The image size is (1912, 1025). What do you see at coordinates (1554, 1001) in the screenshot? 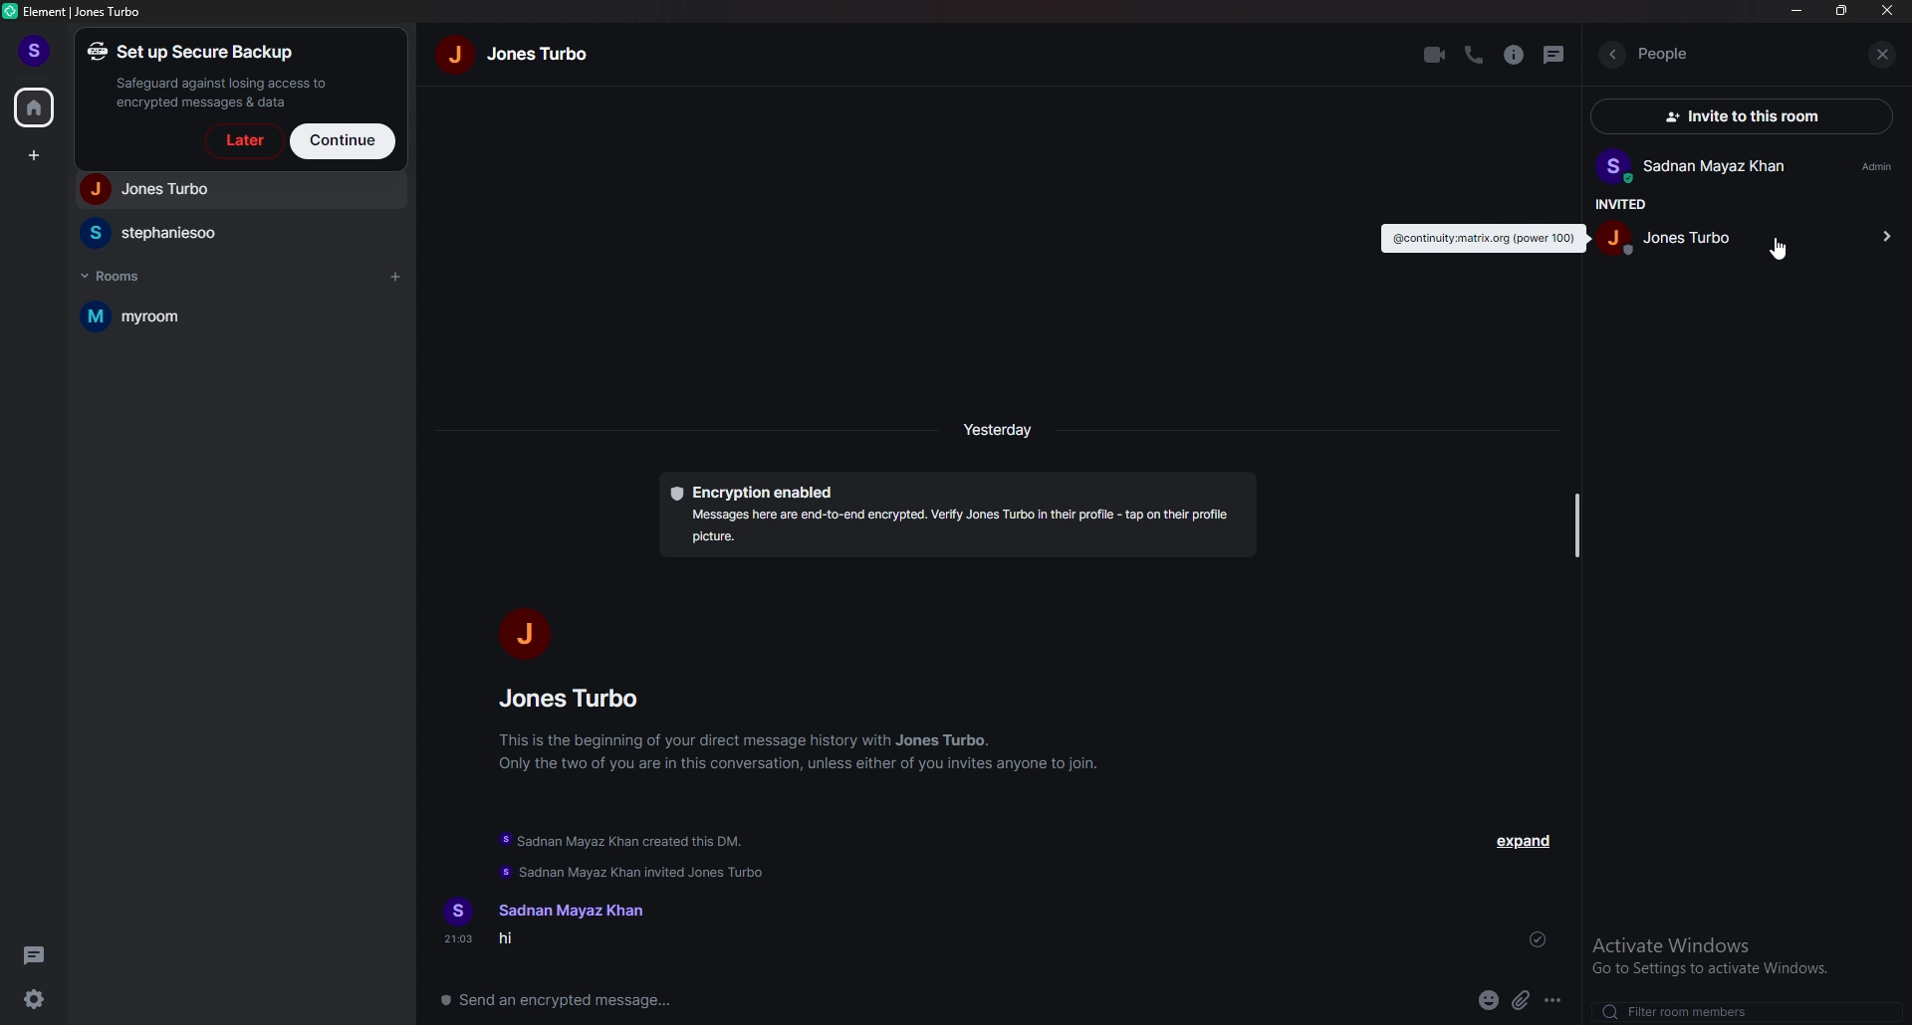
I see `options` at bounding box center [1554, 1001].